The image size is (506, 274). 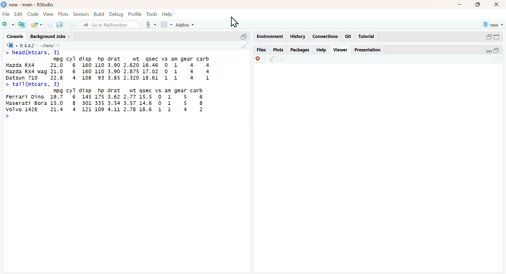 I want to click on Packages, so click(x=300, y=49).